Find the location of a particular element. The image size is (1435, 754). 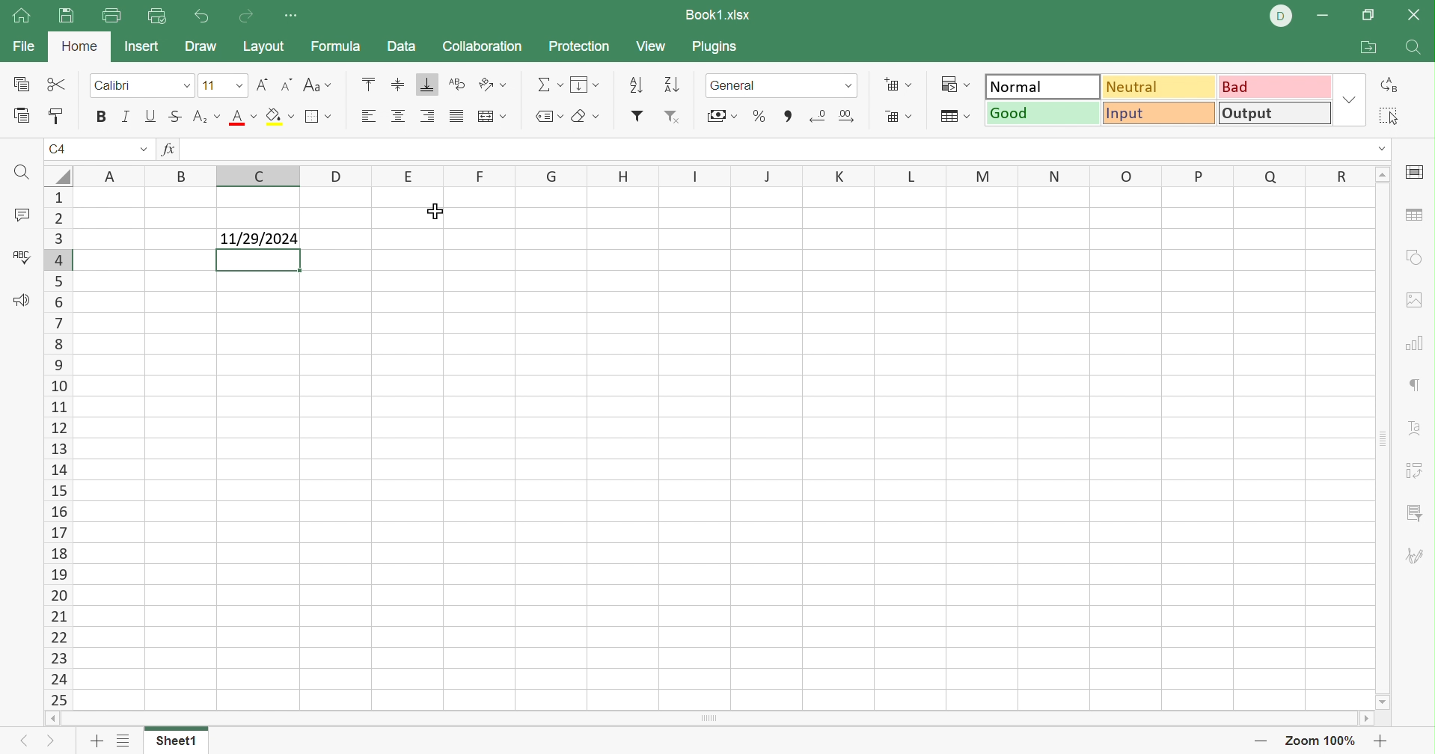

Book1.xlsx is located at coordinates (719, 13).